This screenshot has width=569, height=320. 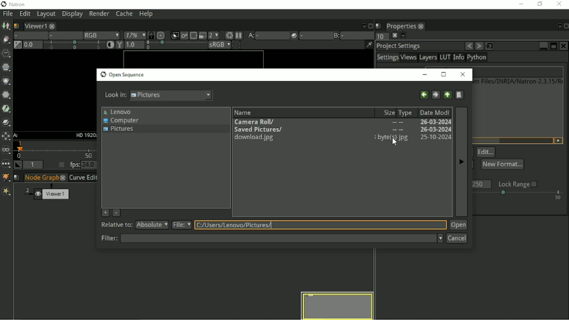 What do you see at coordinates (392, 138) in the screenshot?
I see `byte(s) jpg` at bounding box center [392, 138].